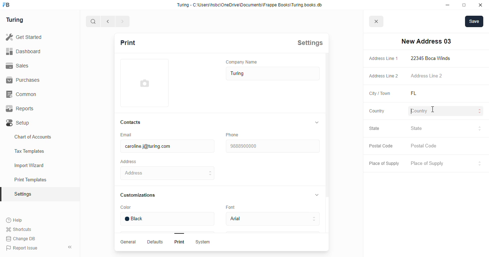 Image resolution: width=489 pixels, height=257 pixels. I want to click on close, so click(480, 5).